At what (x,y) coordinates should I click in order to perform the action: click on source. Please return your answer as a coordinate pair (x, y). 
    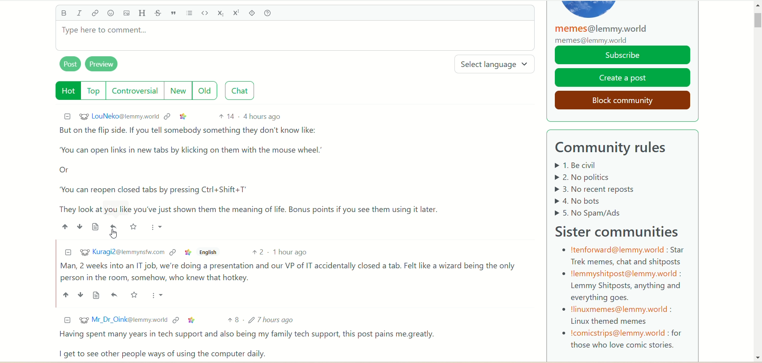
    Looking at the image, I should click on (98, 296).